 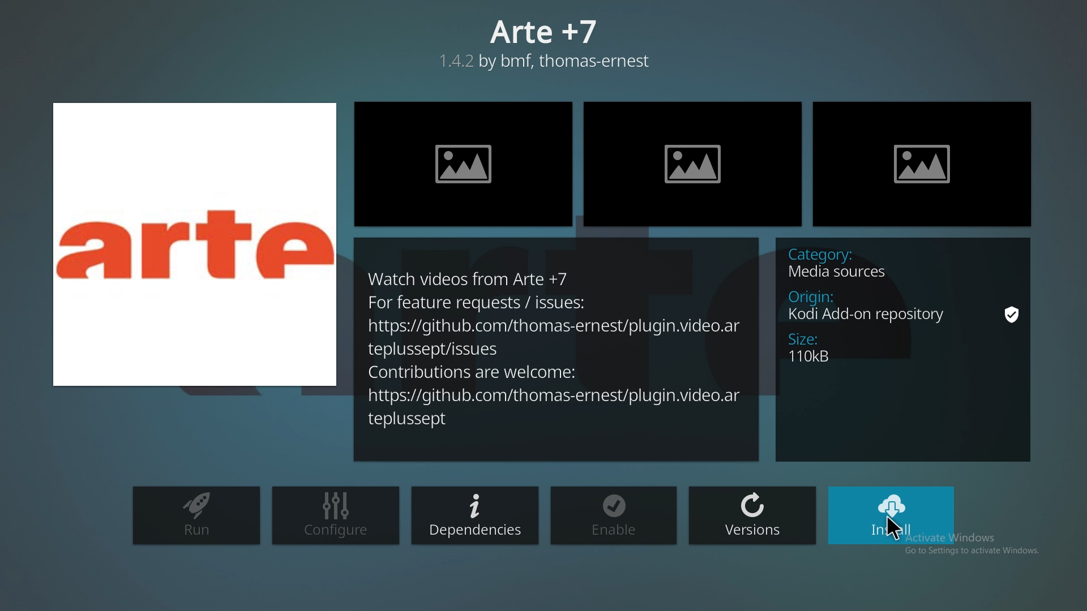 What do you see at coordinates (557, 349) in the screenshot?
I see `description` at bounding box center [557, 349].